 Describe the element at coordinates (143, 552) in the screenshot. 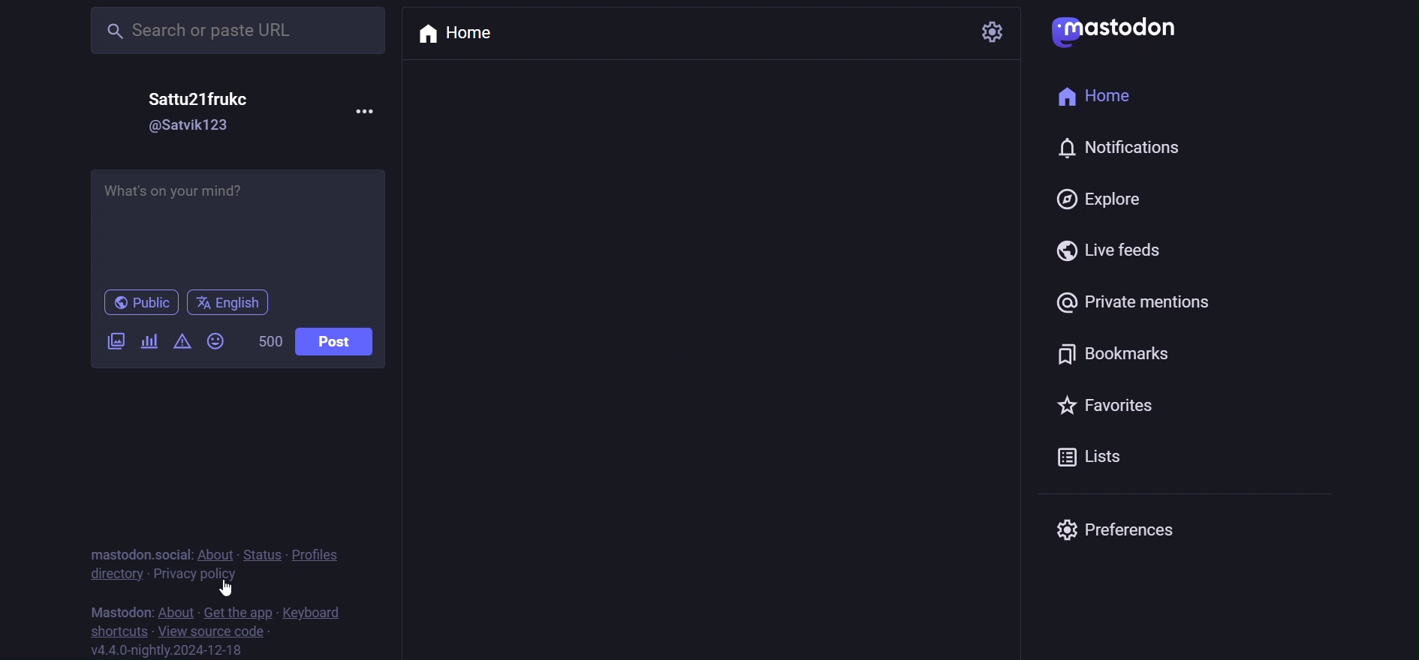

I see `mastodon social` at that location.